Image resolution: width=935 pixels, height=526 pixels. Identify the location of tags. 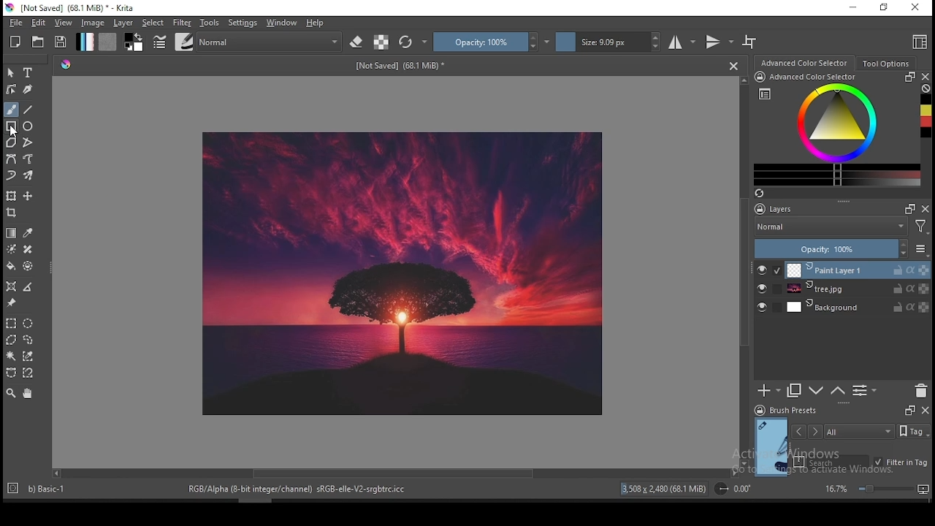
(860, 431).